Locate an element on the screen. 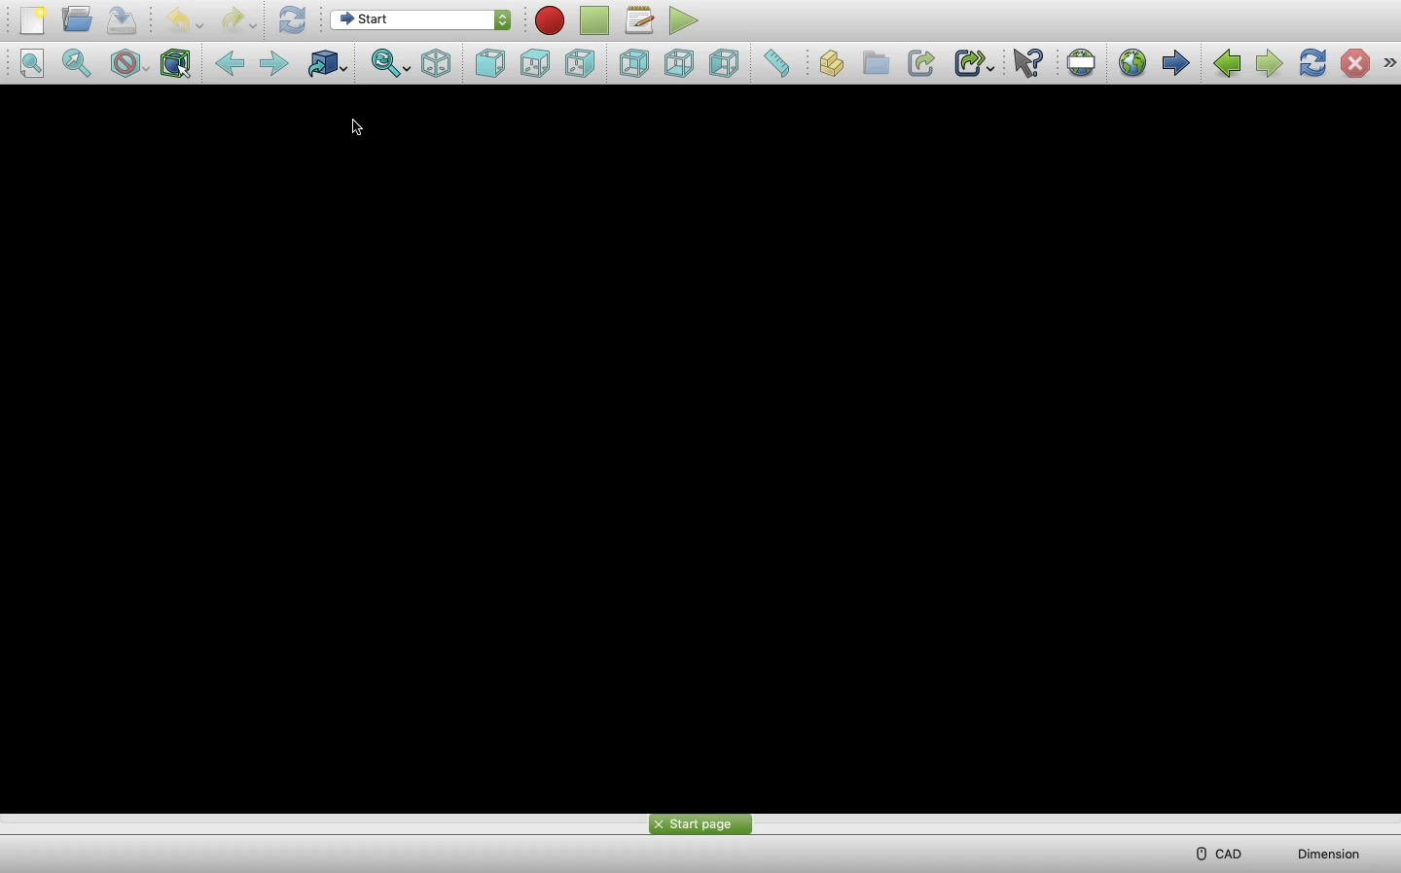  Forward Navigation is located at coordinates (1174, 62).